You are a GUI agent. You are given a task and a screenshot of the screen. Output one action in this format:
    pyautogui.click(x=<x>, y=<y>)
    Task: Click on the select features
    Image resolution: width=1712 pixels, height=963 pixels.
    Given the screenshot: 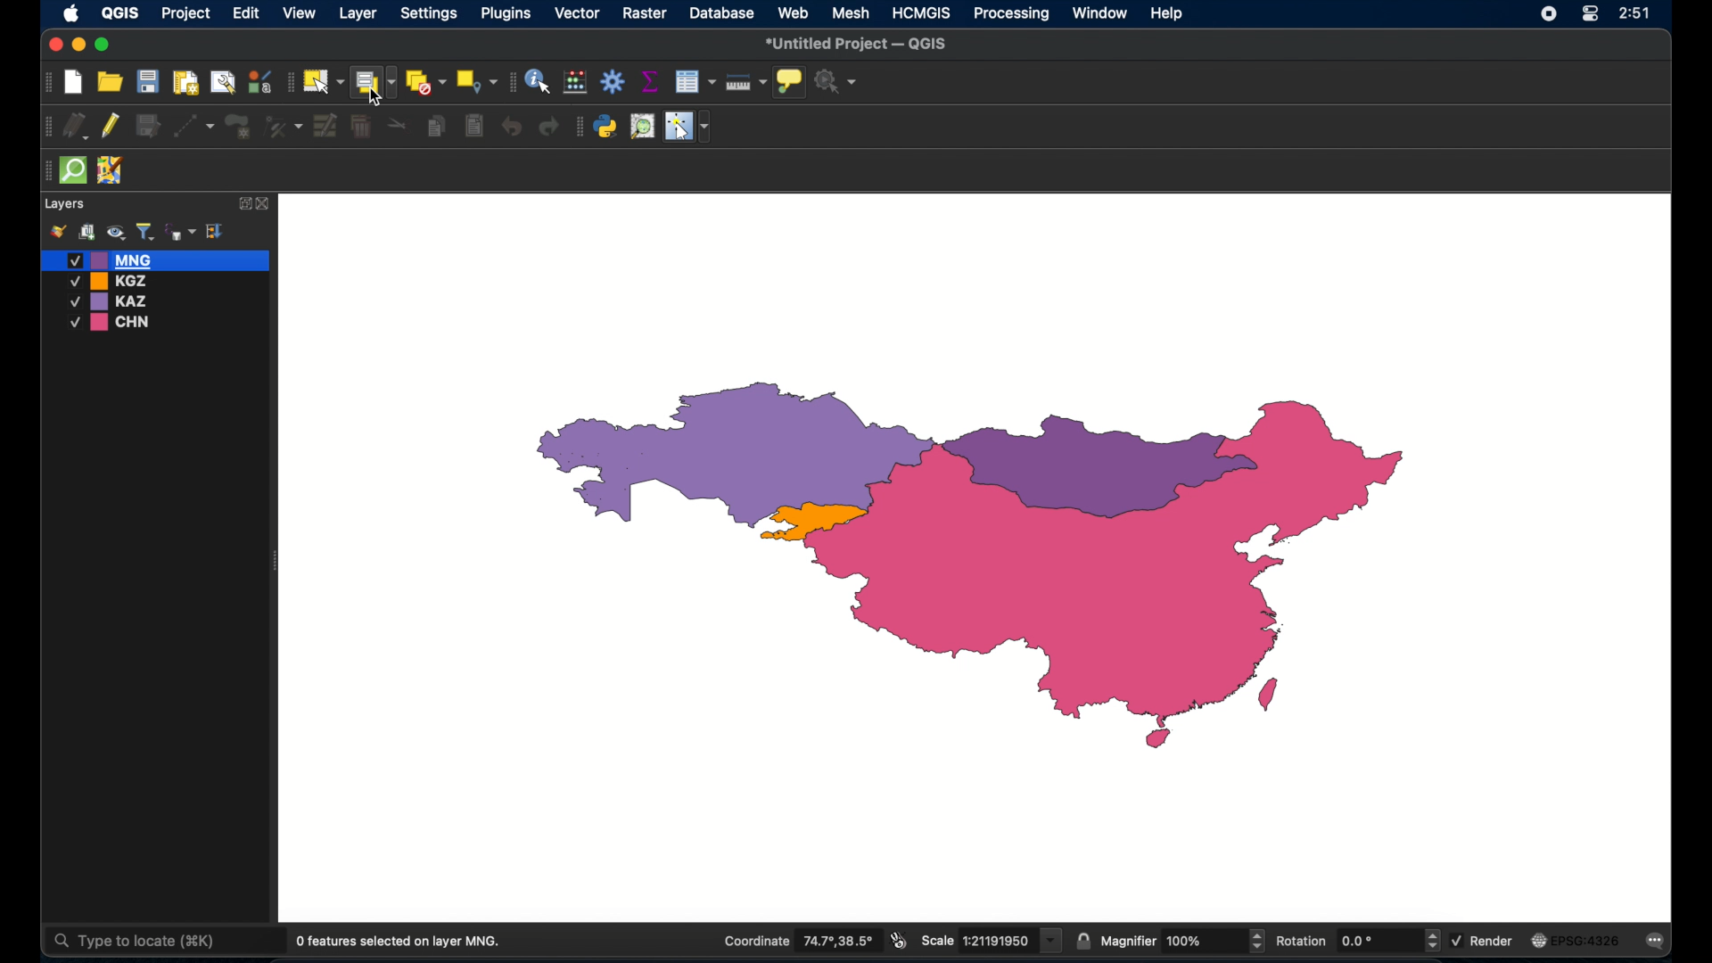 What is the action you would take?
    pyautogui.click(x=323, y=81)
    